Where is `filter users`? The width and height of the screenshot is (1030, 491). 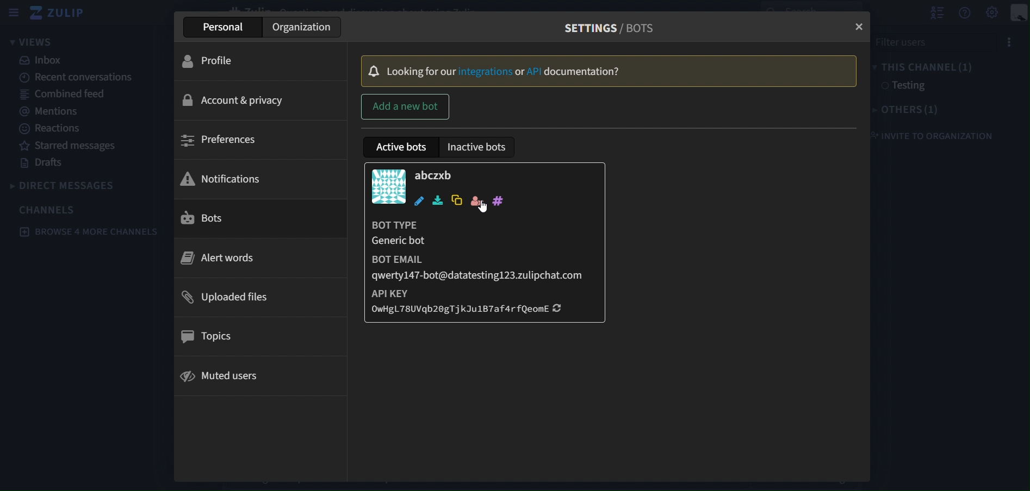
filter users is located at coordinates (946, 41).